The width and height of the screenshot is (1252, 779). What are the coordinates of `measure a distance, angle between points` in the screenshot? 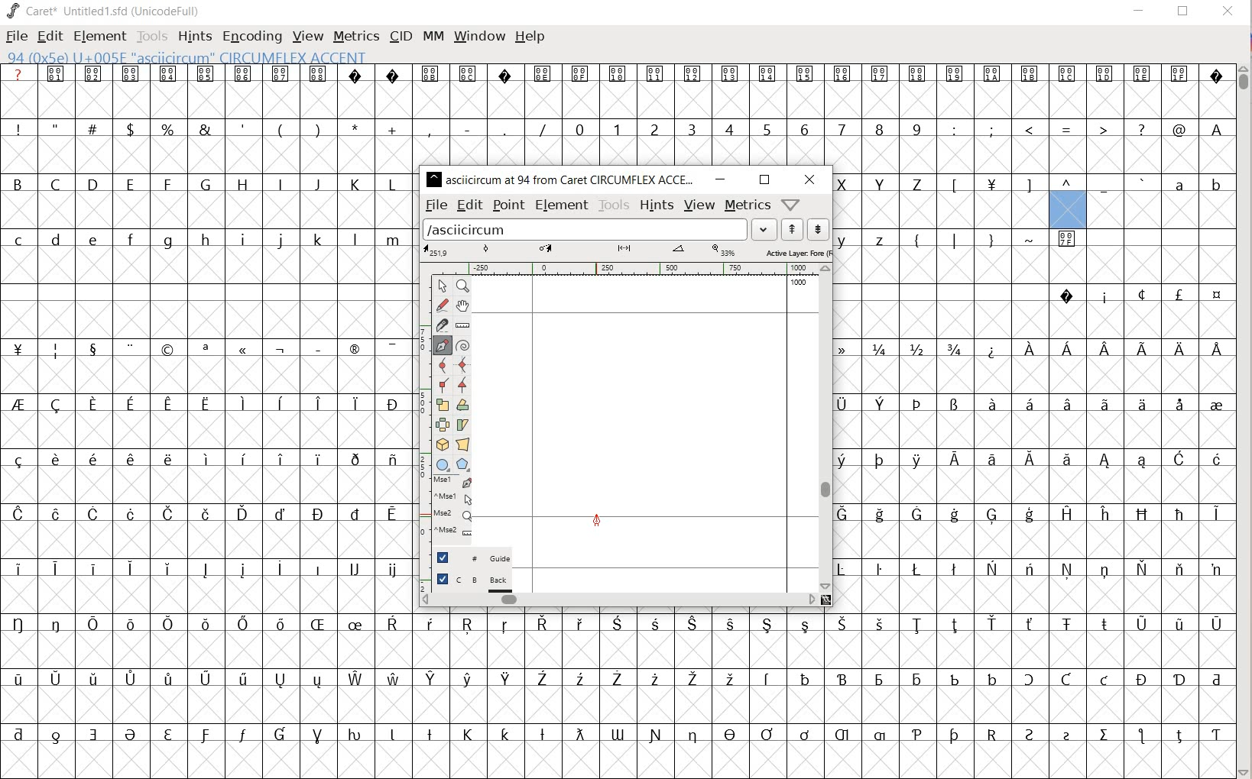 It's located at (465, 325).